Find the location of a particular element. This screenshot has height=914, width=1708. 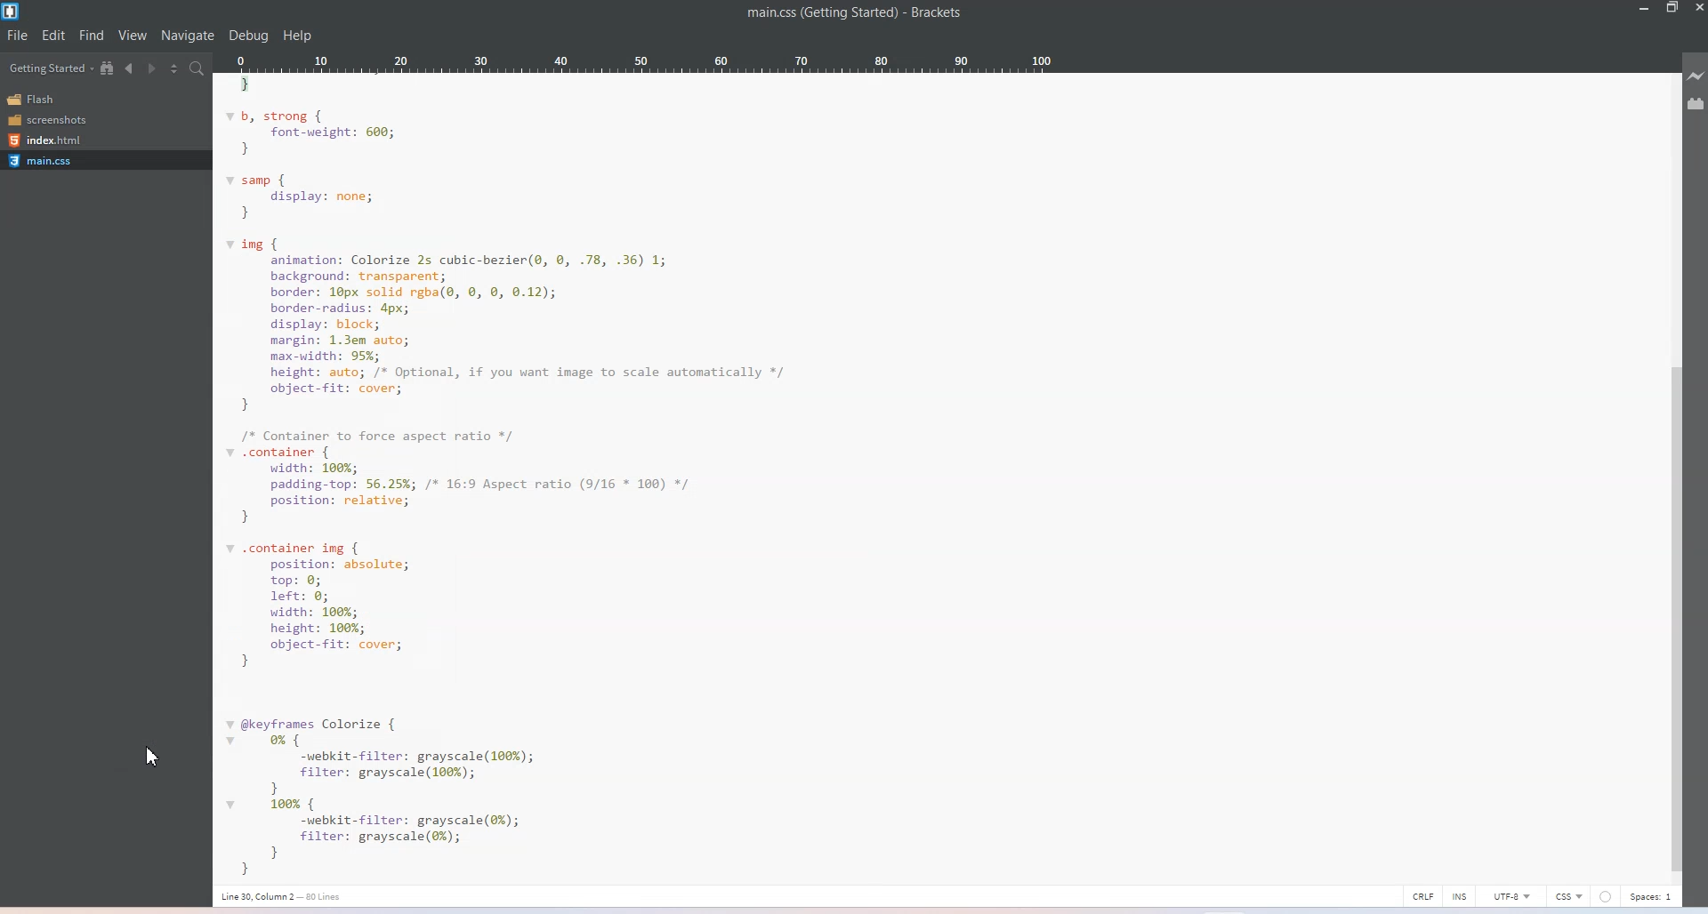

UTF-8 is located at coordinates (1508, 896).